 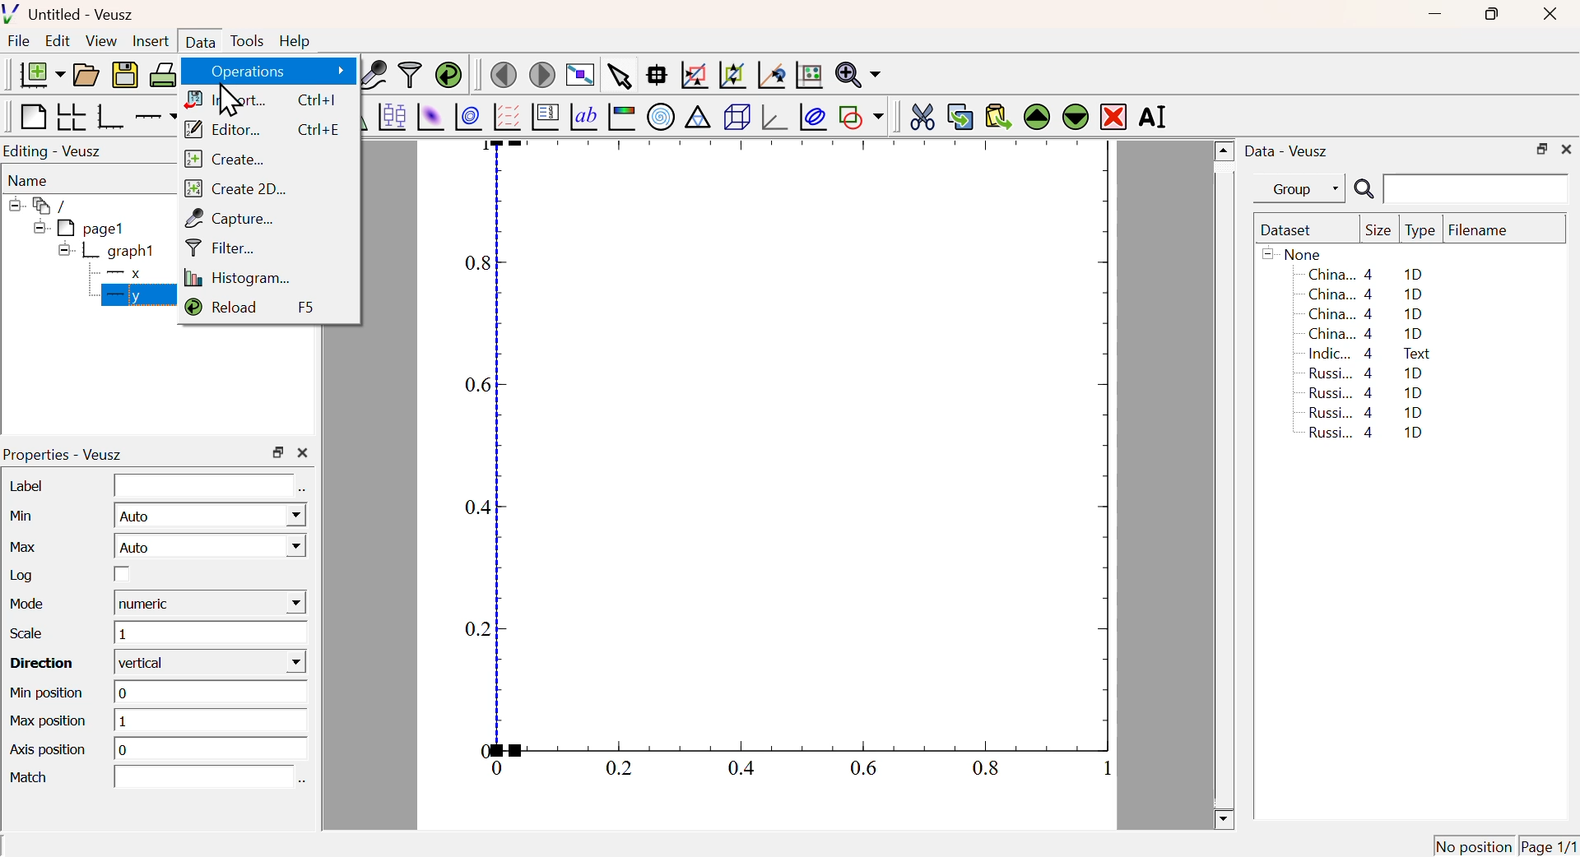 I want to click on 3D graph, so click(x=776, y=118).